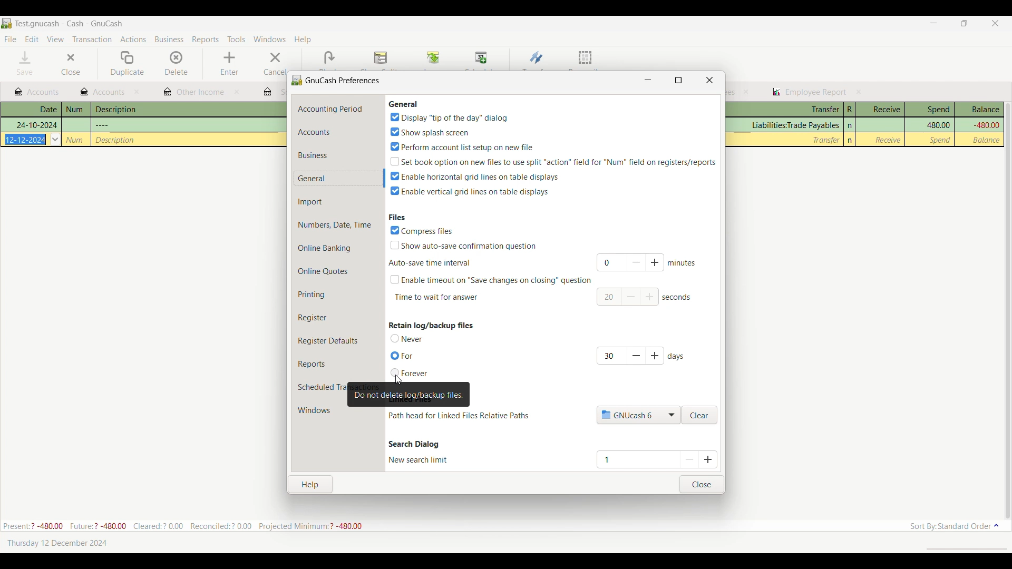  I want to click on Current sort order, so click(955, 526).